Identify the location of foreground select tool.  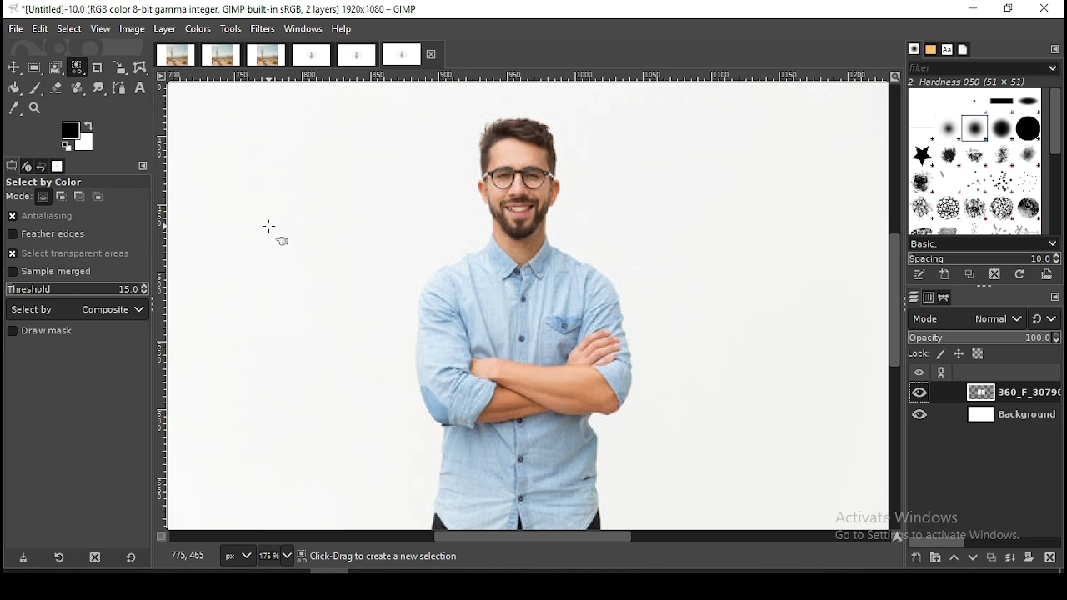
(56, 67).